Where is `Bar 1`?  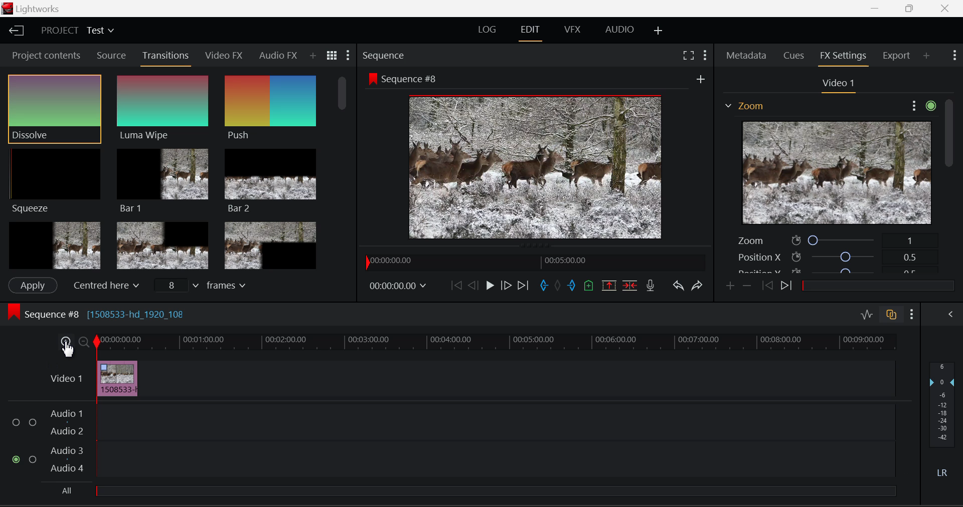
Bar 1 is located at coordinates (163, 180).